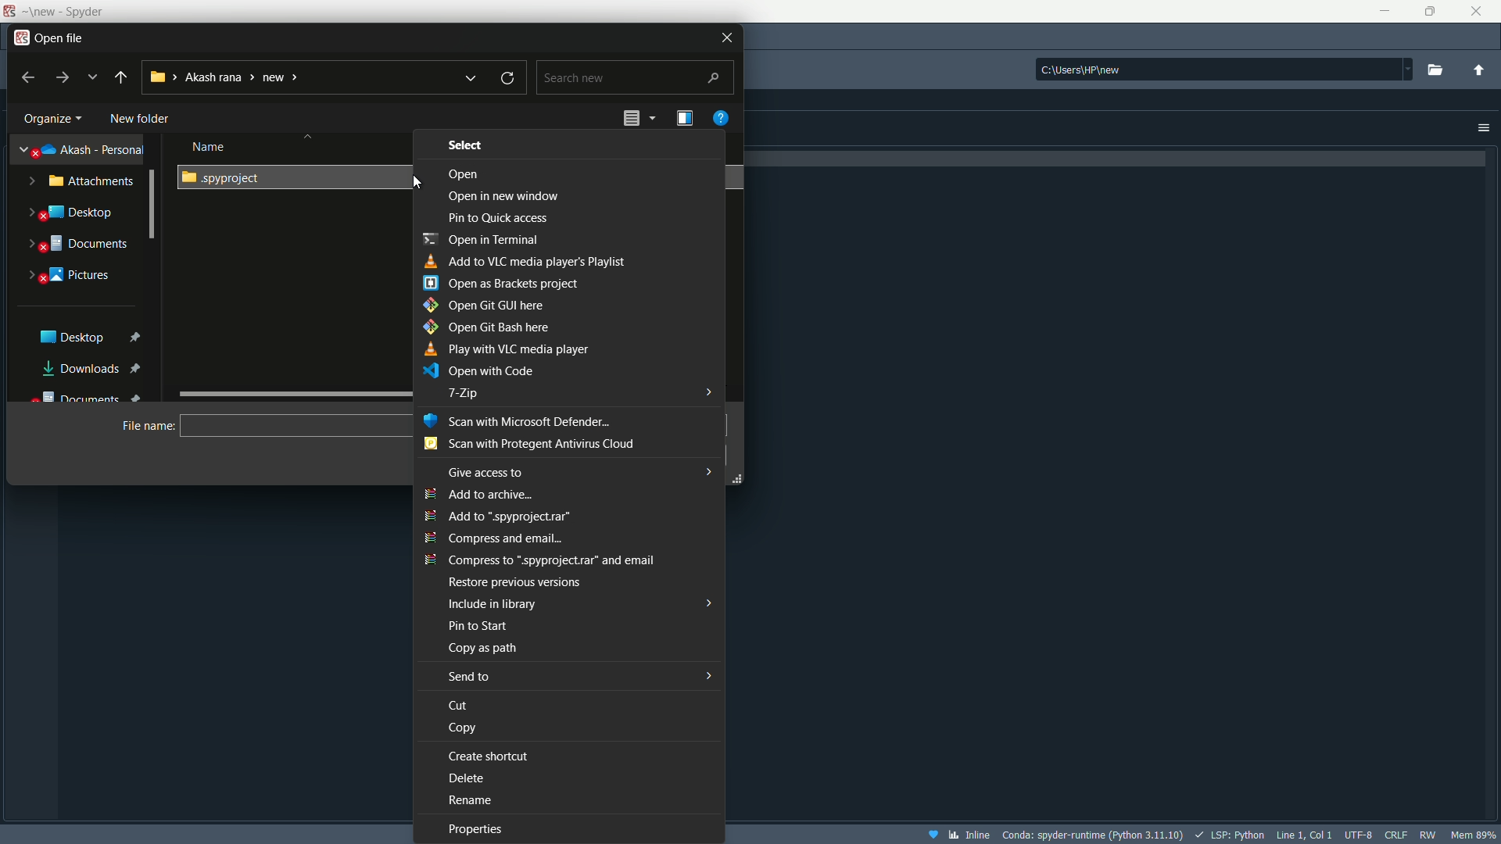 The width and height of the screenshot is (1501, 844). What do you see at coordinates (639, 77) in the screenshot?
I see `Search bar` at bounding box center [639, 77].